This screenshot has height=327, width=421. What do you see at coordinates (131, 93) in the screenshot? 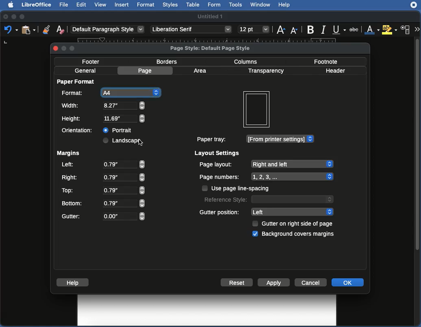
I see `A4` at bounding box center [131, 93].